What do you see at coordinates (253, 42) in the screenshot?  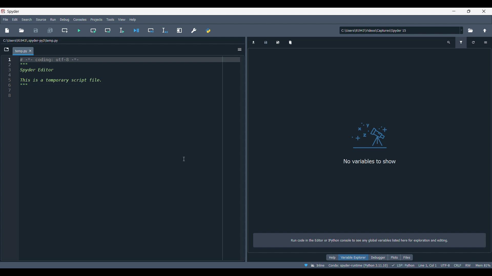 I see `Import data` at bounding box center [253, 42].